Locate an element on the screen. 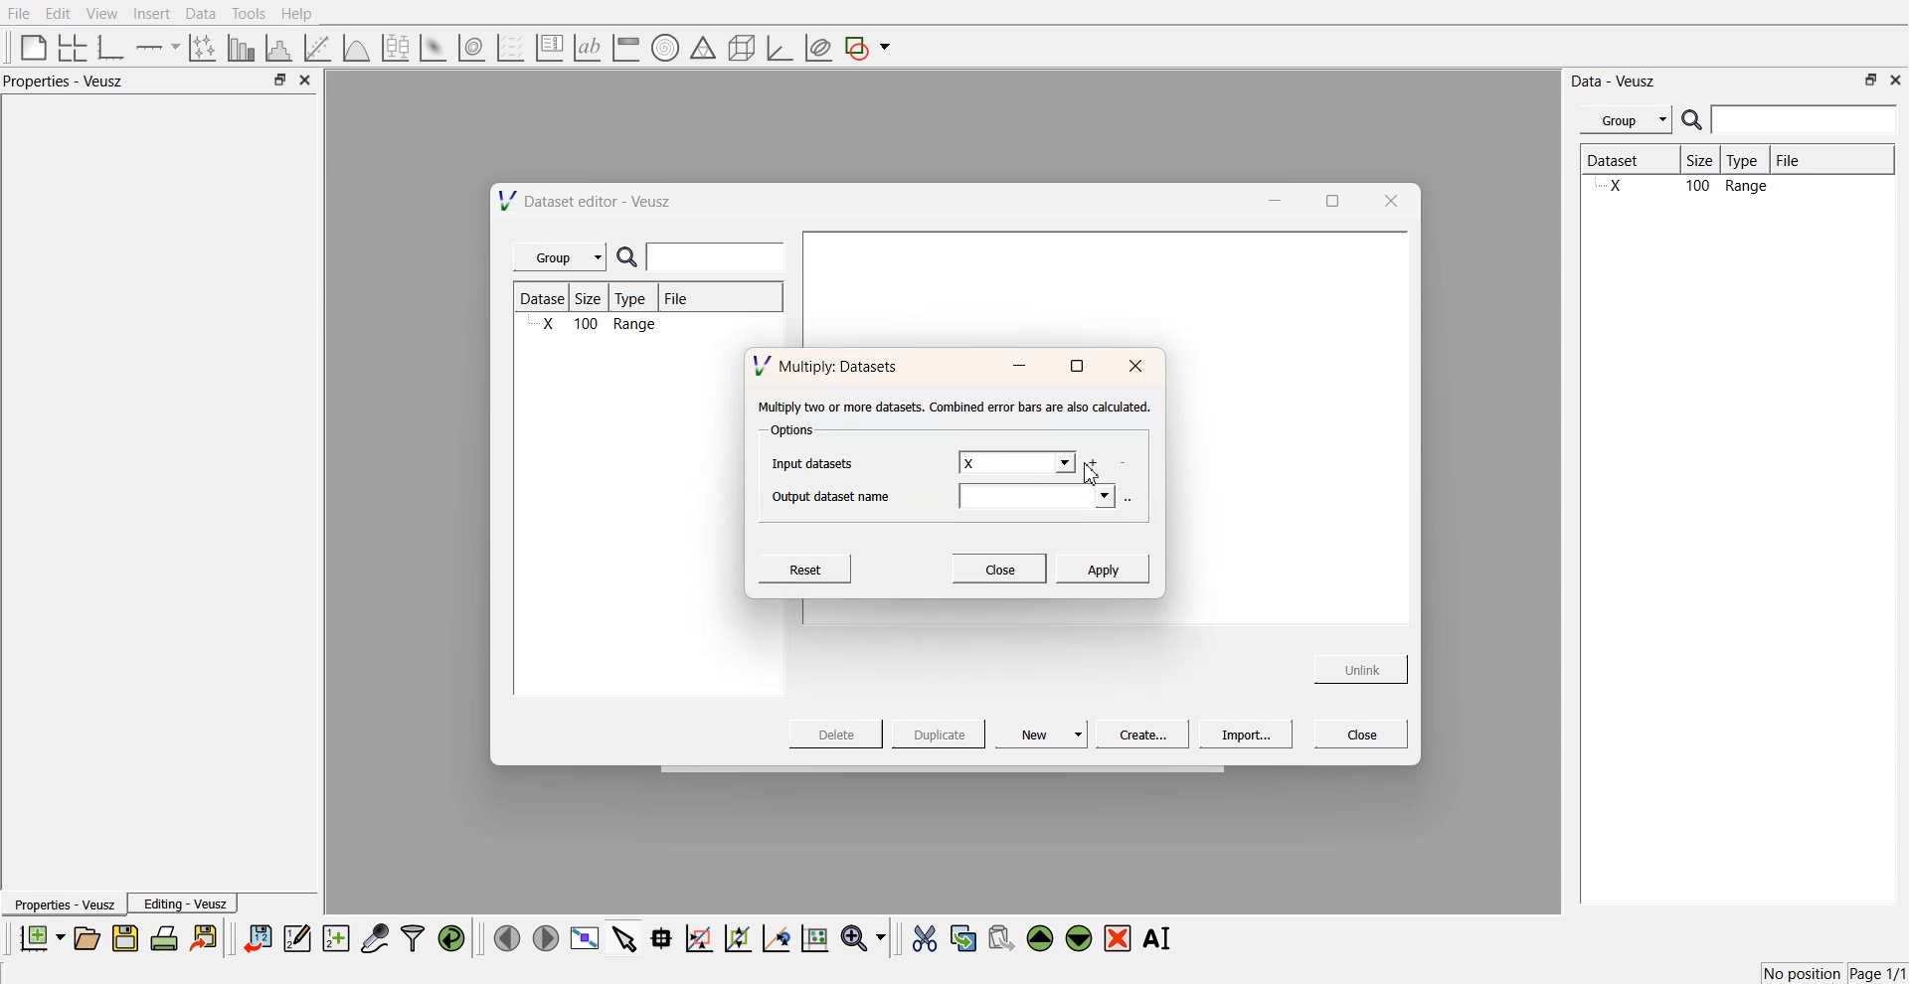 This screenshot has height=984, width=1909. Properties - Veusz is located at coordinates (69, 82).